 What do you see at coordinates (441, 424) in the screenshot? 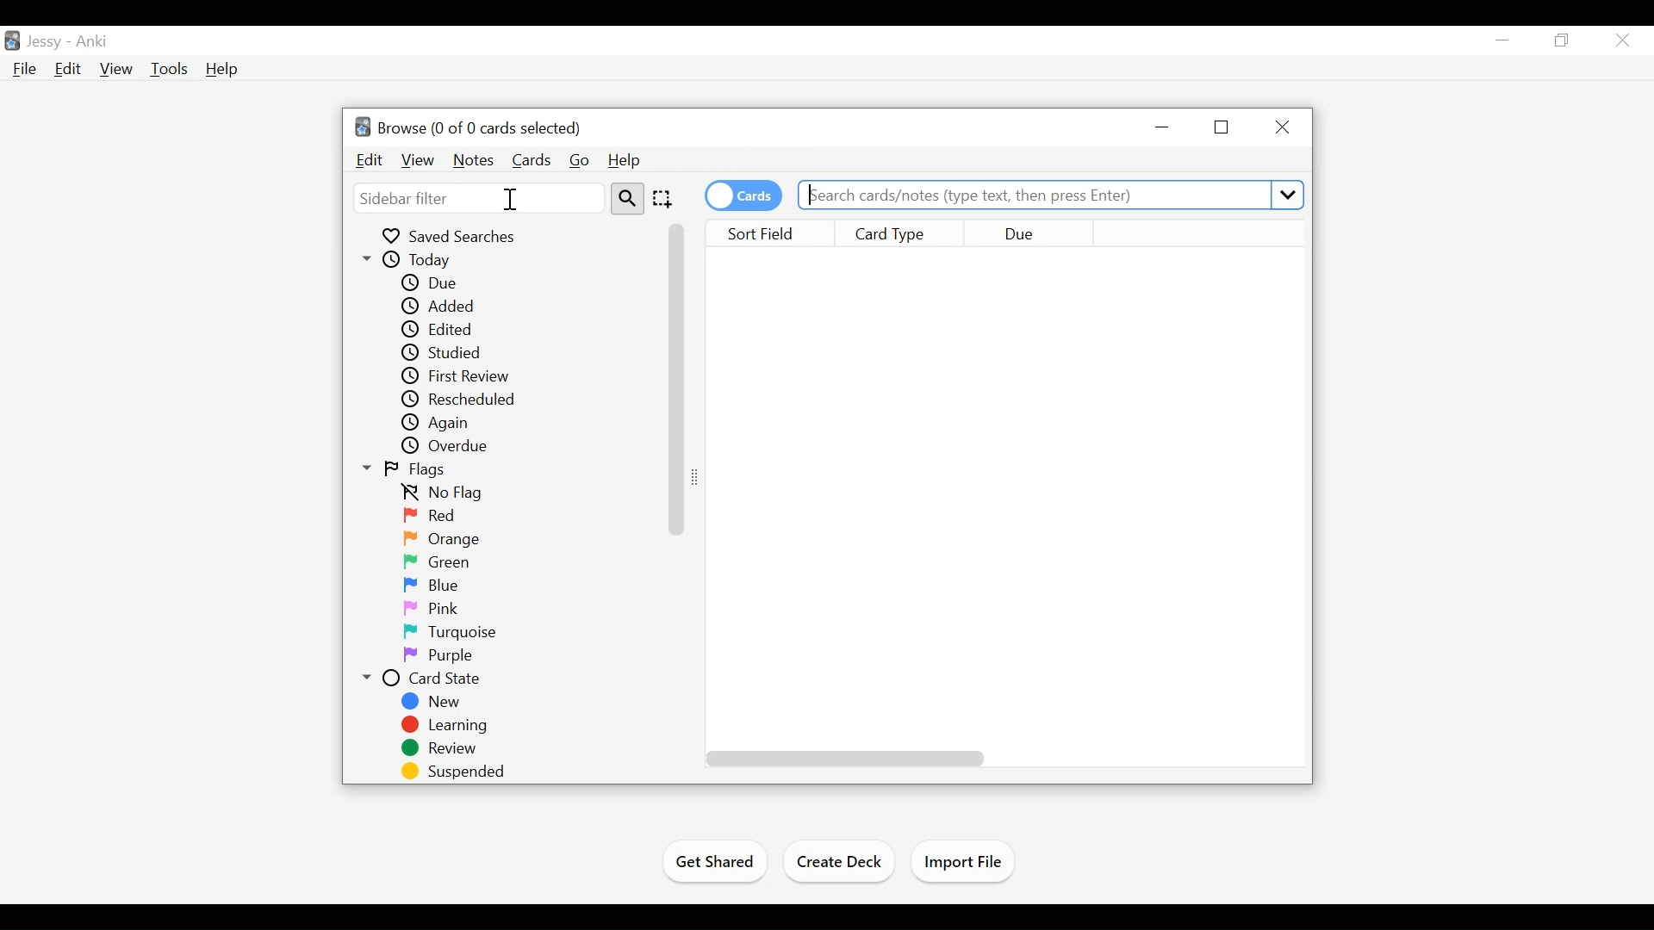
I see `Again` at bounding box center [441, 424].